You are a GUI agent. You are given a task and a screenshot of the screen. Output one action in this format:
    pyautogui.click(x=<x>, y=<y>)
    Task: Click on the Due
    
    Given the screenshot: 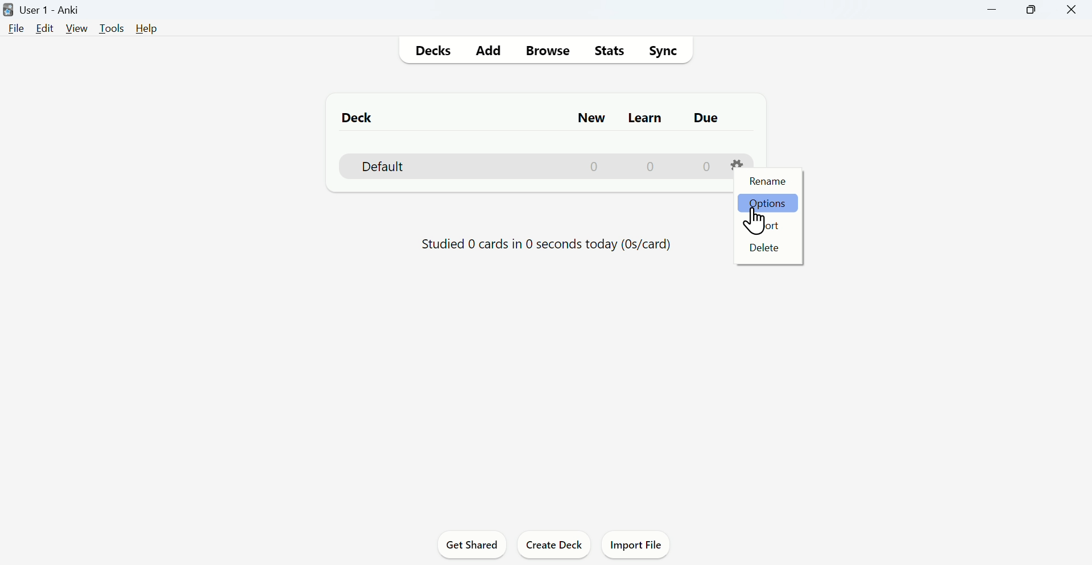 What is the action you would take?
    pyautogui.click(x=705, y=118)
    